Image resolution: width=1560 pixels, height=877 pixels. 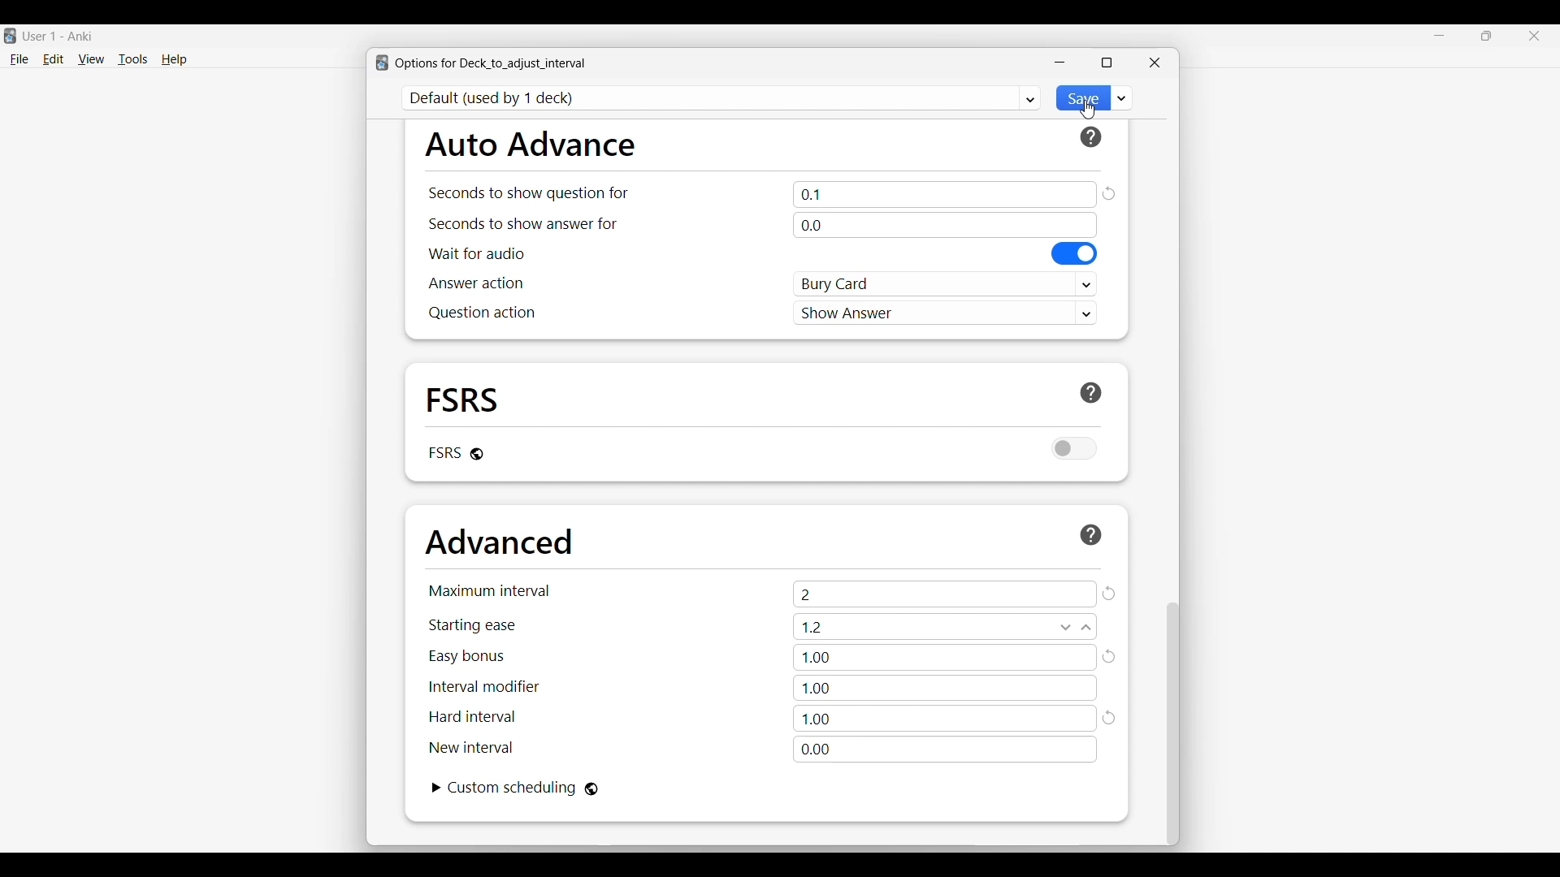 What do you see at coordinates (1109, 594) in the screenshot?
I see `reload` at bounding box center [1109, 594].